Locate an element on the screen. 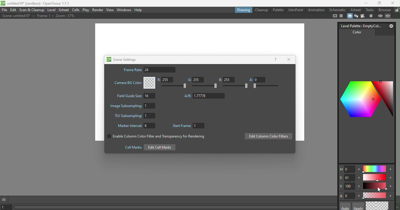 The width and height of the screenshot is (400, 210). close is located at coordinates (394, 4).